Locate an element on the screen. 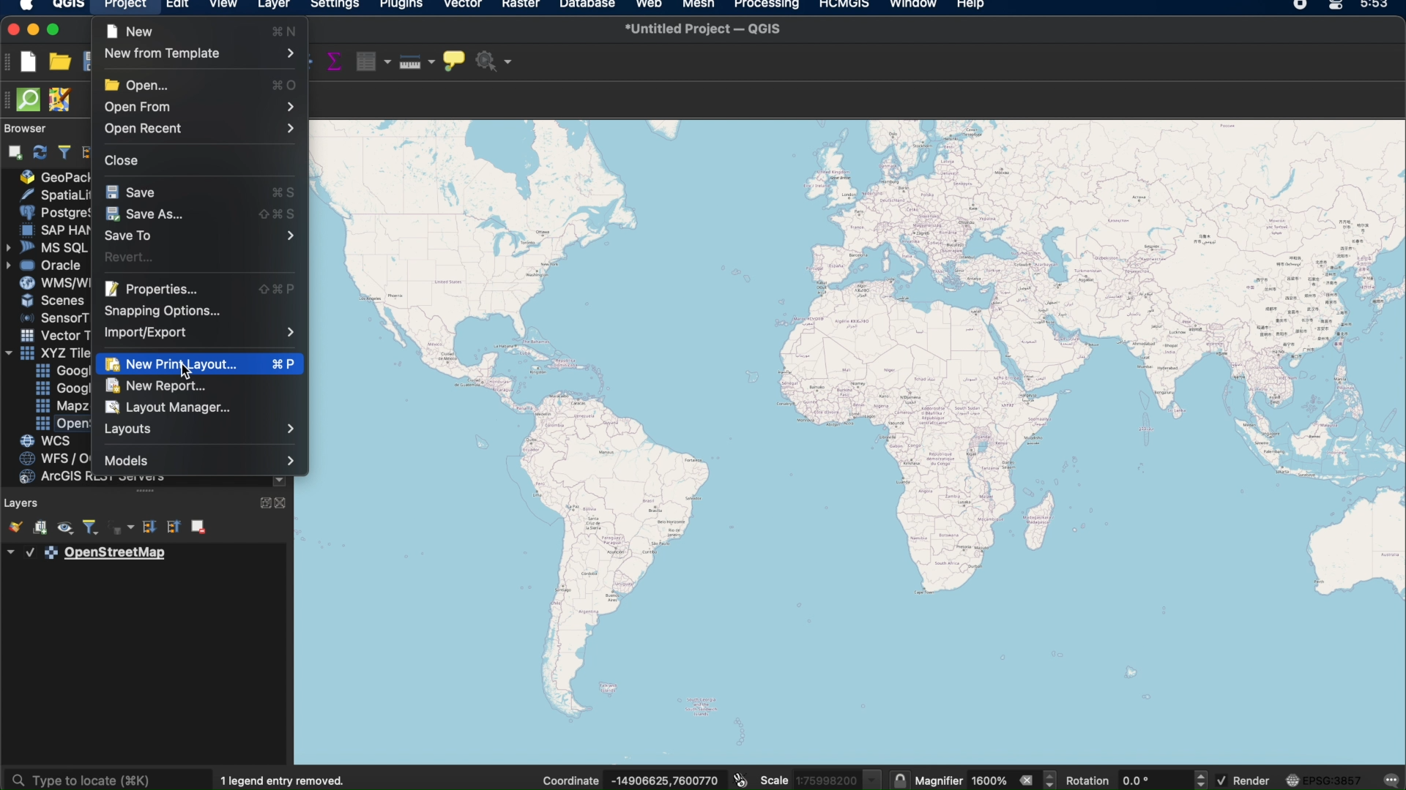 This screenshot has width=1406, height=790. rotation is located at coordinates (1137, 778).